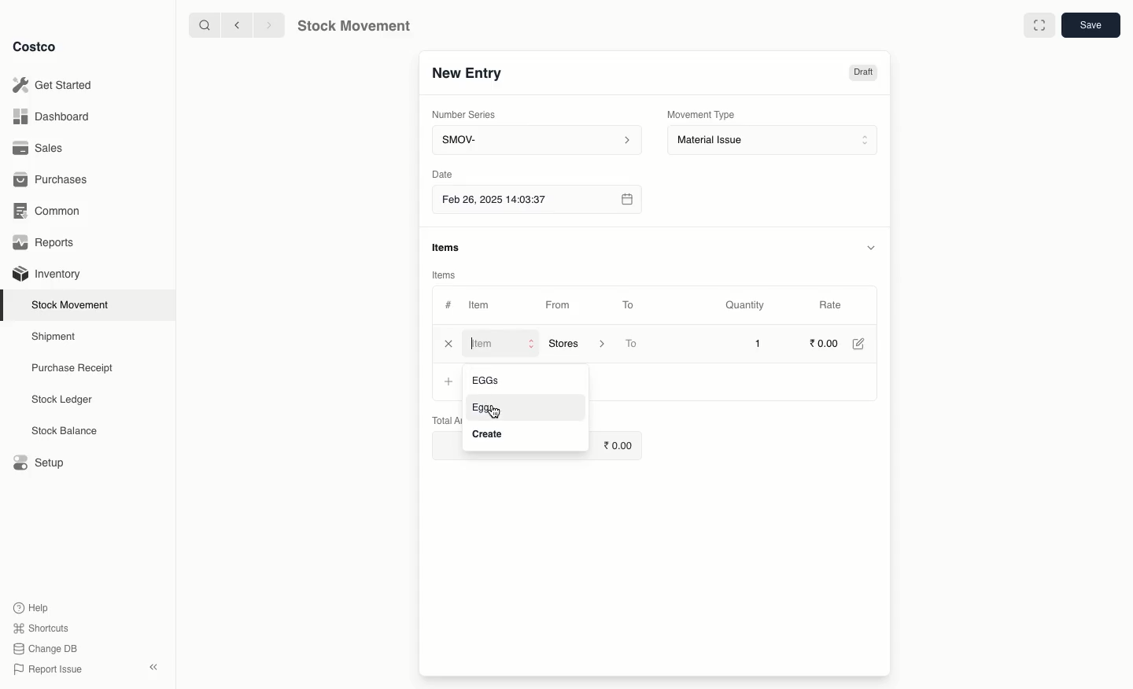  I want to click on Item, so click(487, 304).